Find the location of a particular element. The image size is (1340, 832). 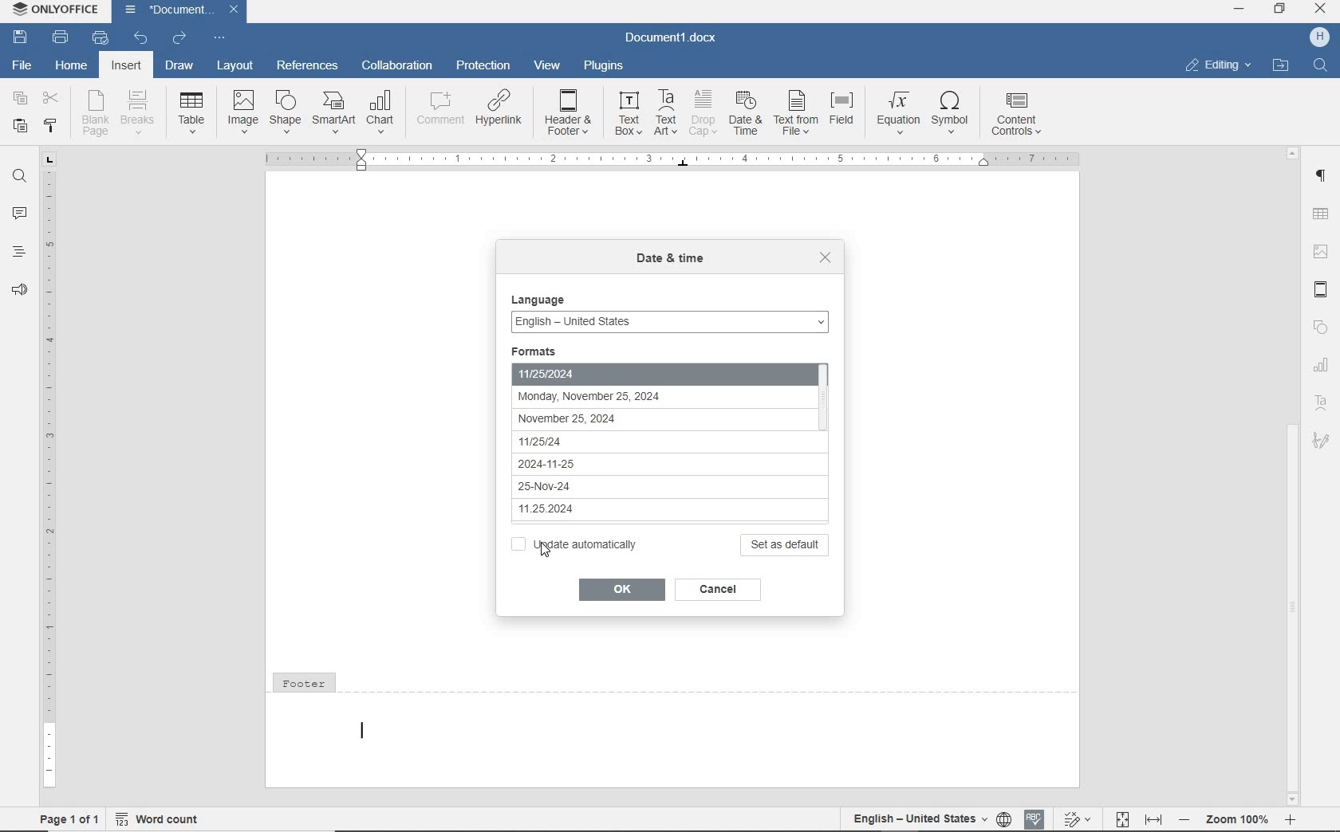

date & time is located at coordinates (747, 114).